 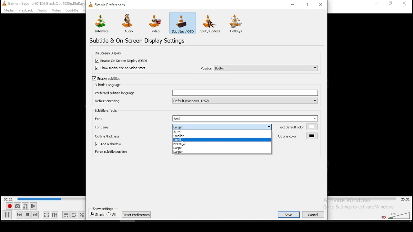 What do you see at coordinates (107, 111) in the screenshot?
I see `subtitle effects` at bounding box center [107, 111].